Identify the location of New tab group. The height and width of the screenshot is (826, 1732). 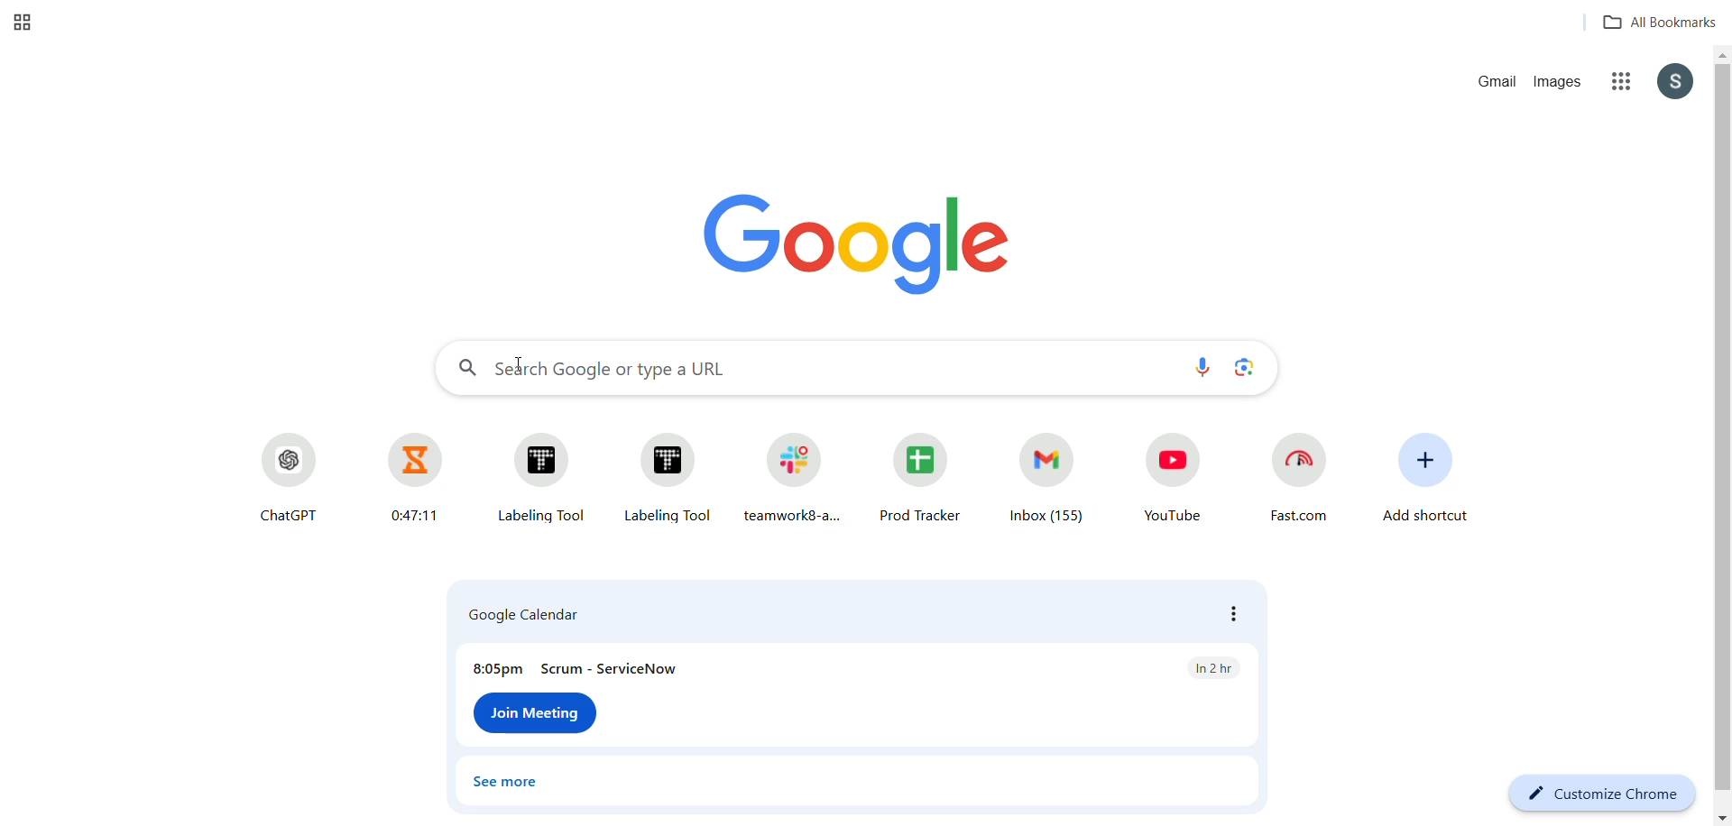
(26, 23).